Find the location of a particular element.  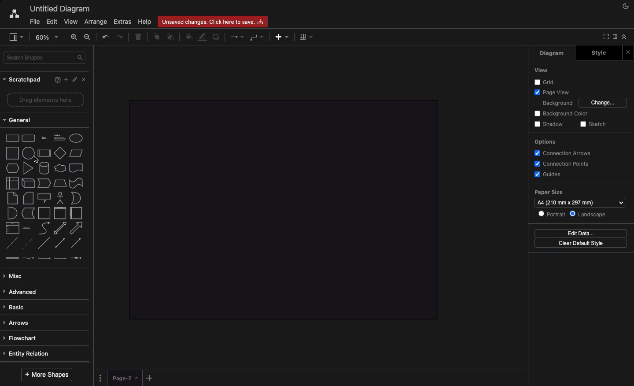

Connection points is located at coordinates (562, 163).